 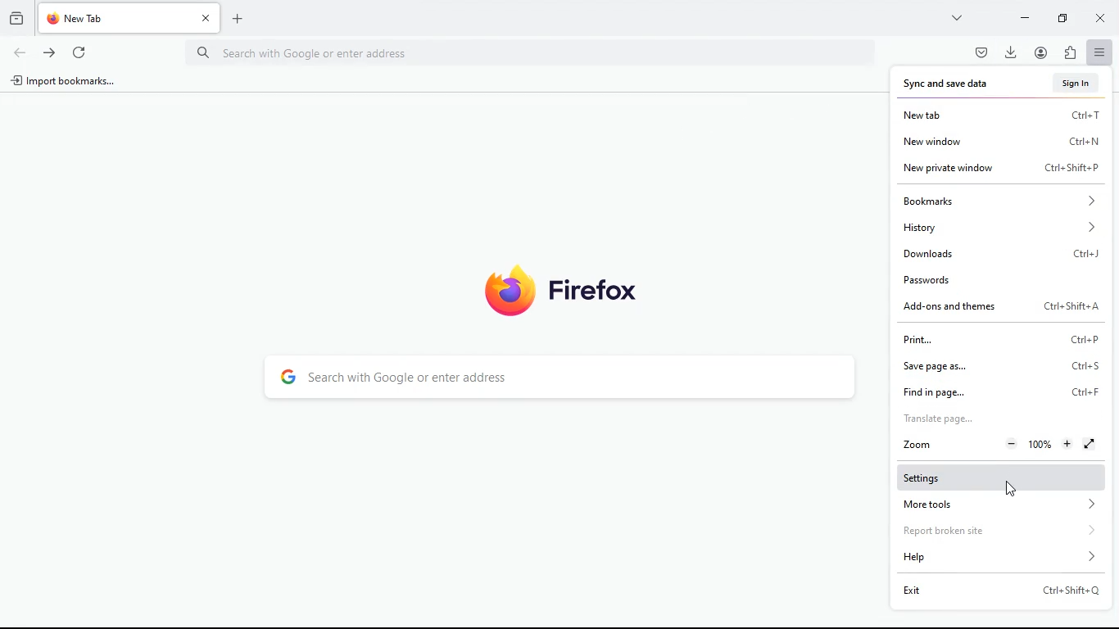 I want to click on pocket, so click(x=980, y=52).